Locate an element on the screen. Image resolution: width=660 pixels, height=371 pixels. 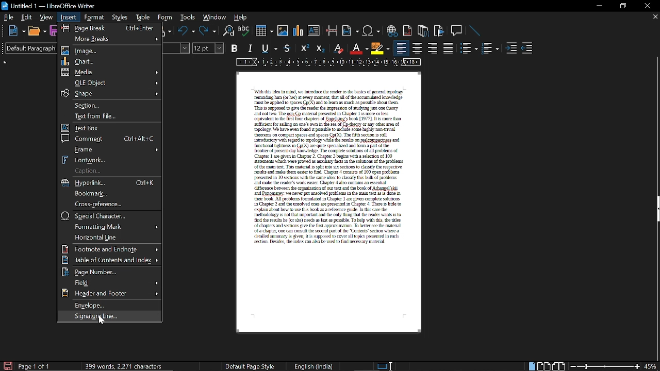
hyperlink is located at coordinates (111, 183).